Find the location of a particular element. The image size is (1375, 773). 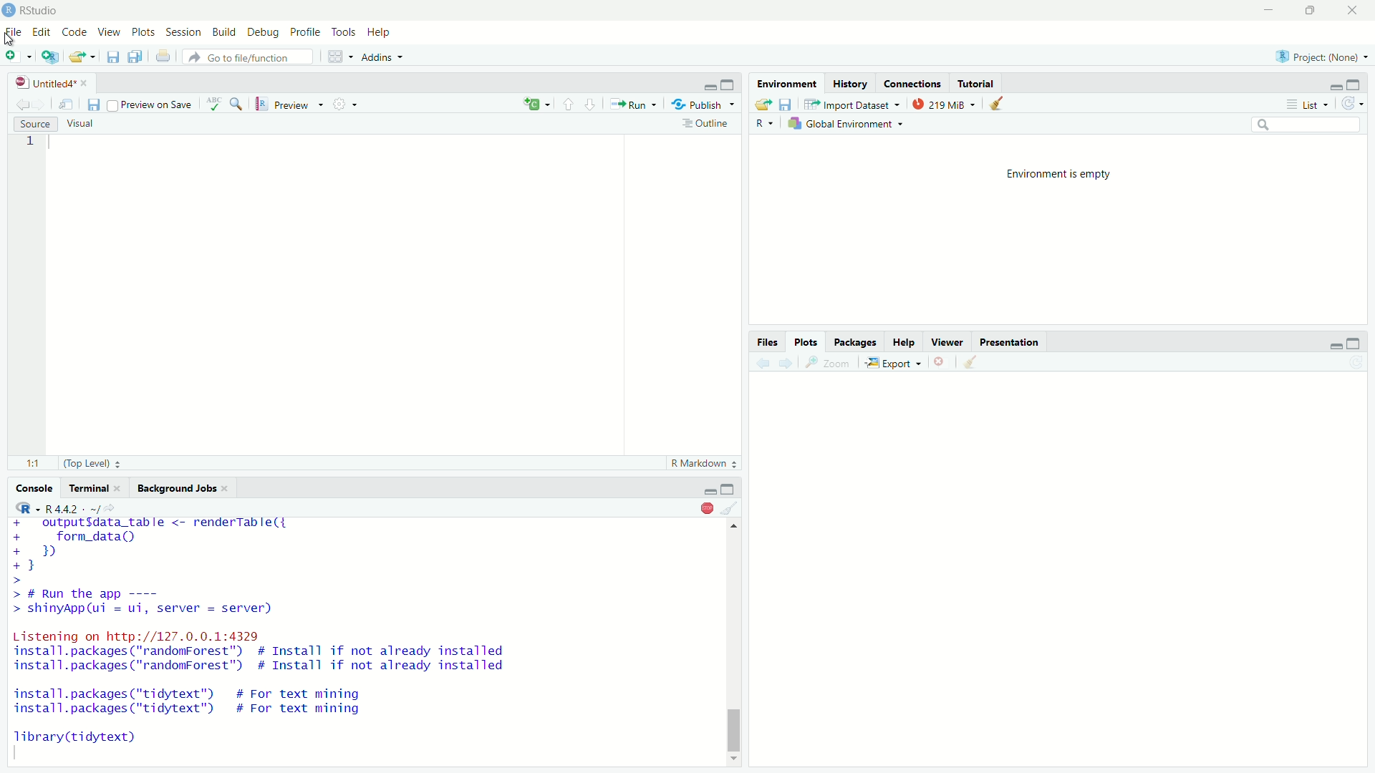

Source is located at coordinates (36, 125).